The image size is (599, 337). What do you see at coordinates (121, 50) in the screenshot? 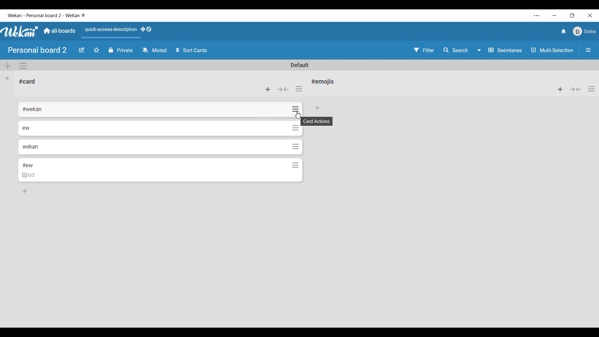
I see `Privacy status of current board` at bounding box center [121, 50].